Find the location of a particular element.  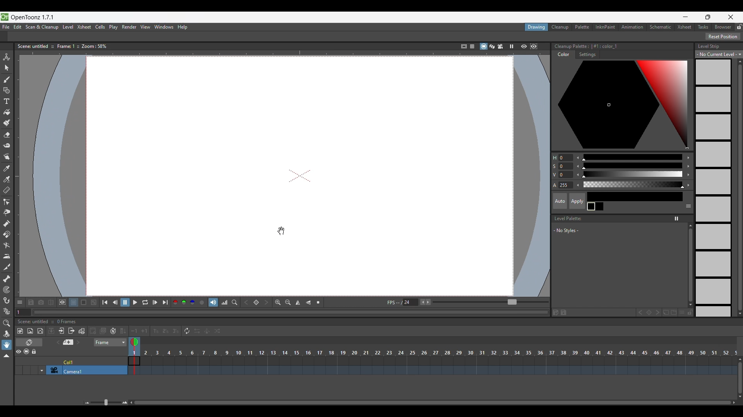

Scence untitled :: 0 Frames is located at coordinates (46, 322).